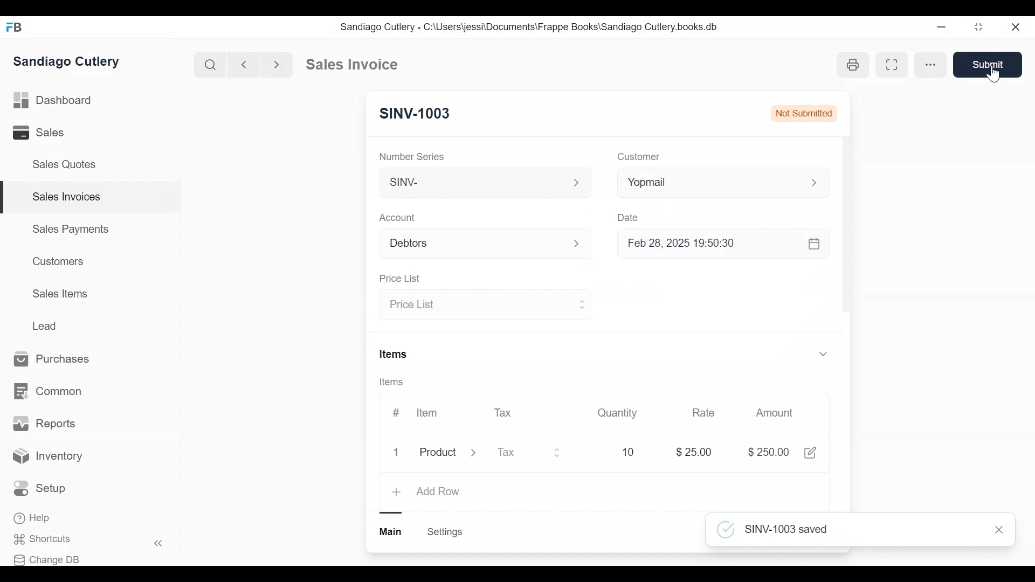 This screenshot has width=1035, height=582. What do you see at coordinates (484, 185) in the screenshot?
I see `SINV-` at bounding box center [484, 185].